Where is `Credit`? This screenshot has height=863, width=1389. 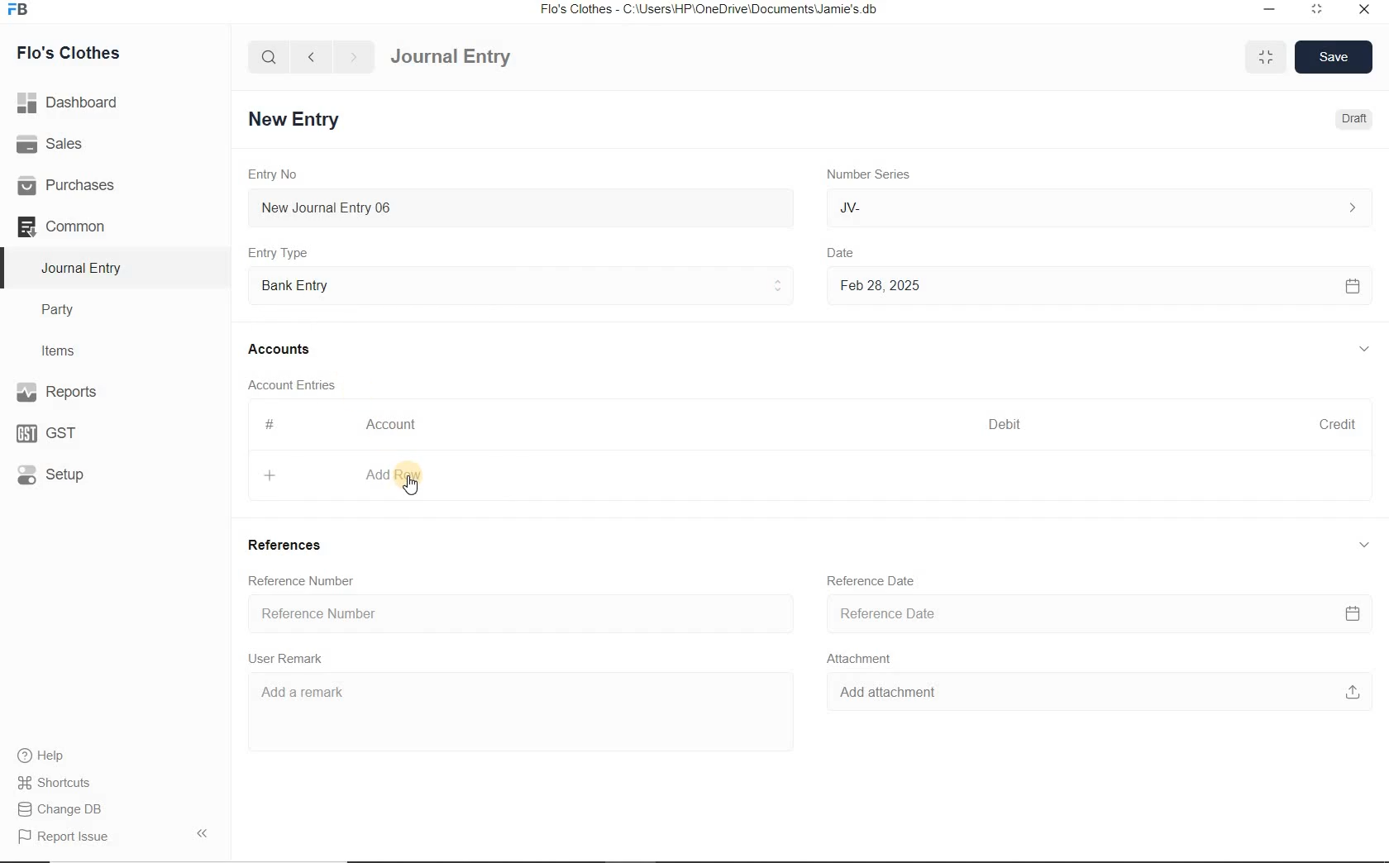 Credit is located at coordinates (1339, 424).